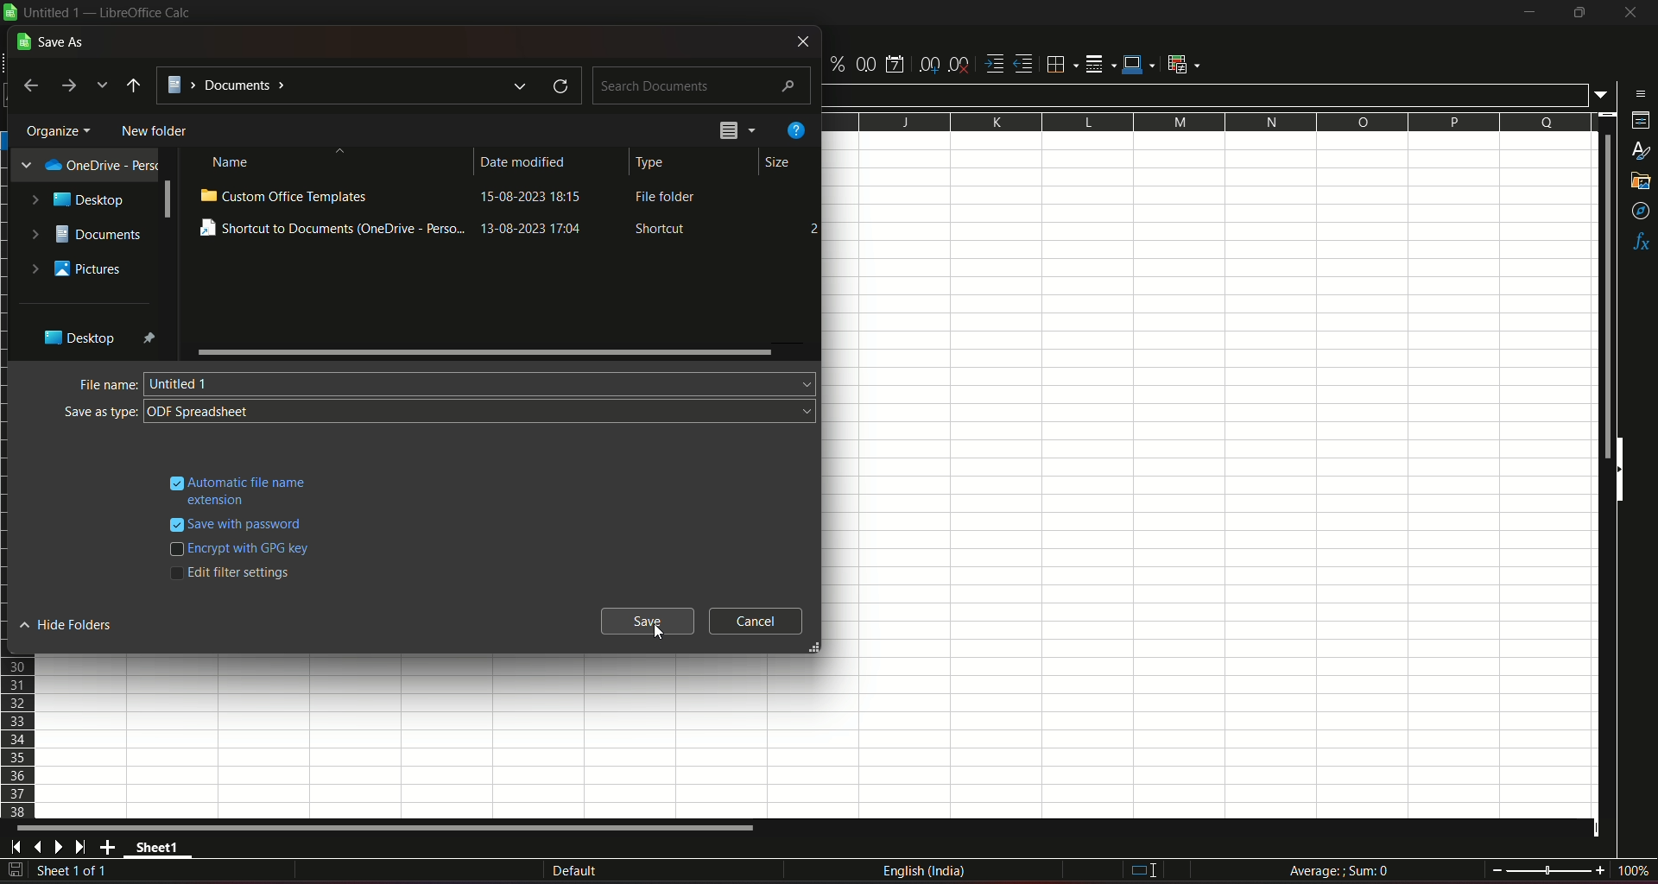 The image size is (1658, 884). What do you see at coordinates (151, 338) in the screenshot?
I see `pin` at bounding box center [151, 338].